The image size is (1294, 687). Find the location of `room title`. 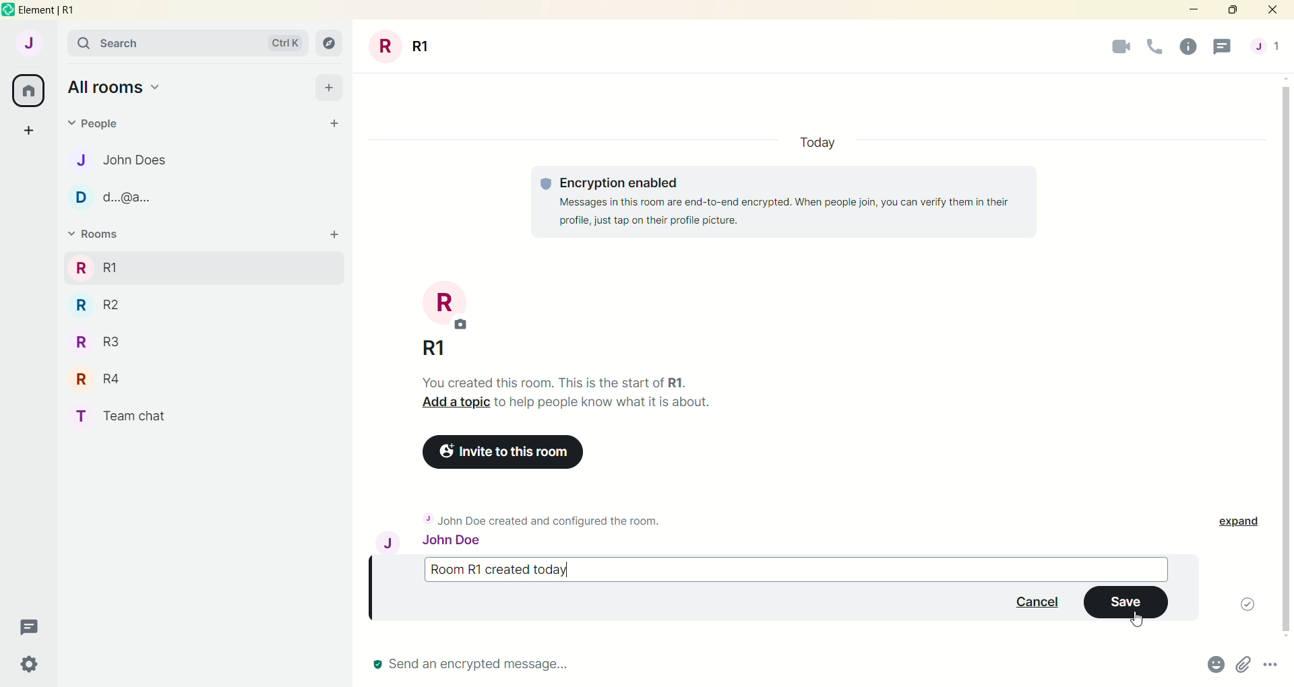

room title is located at coordinates (448, 306).